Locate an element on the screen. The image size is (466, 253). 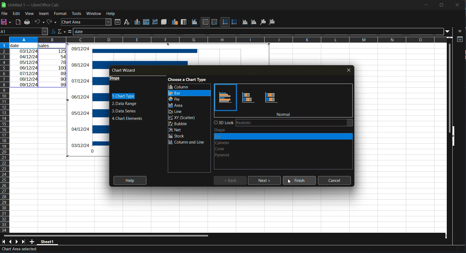
y axis is located at coordinates (254, 21).